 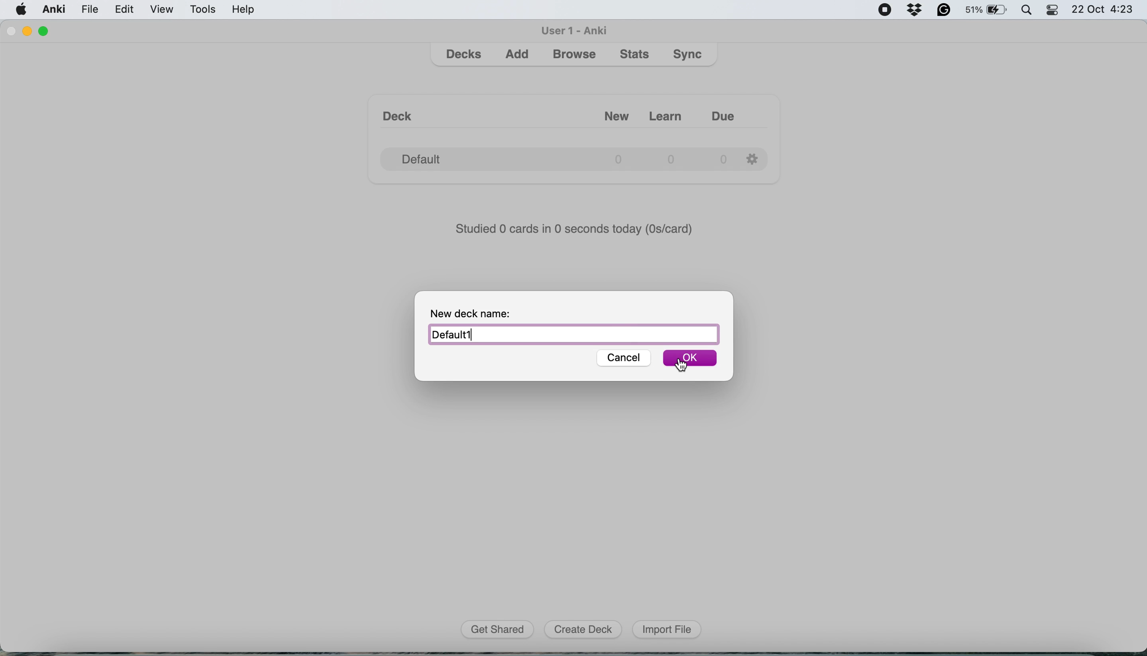 What do you see at coordinates (165, 10) in the screenshot?
I see `view` at bounding box center [165, 10].